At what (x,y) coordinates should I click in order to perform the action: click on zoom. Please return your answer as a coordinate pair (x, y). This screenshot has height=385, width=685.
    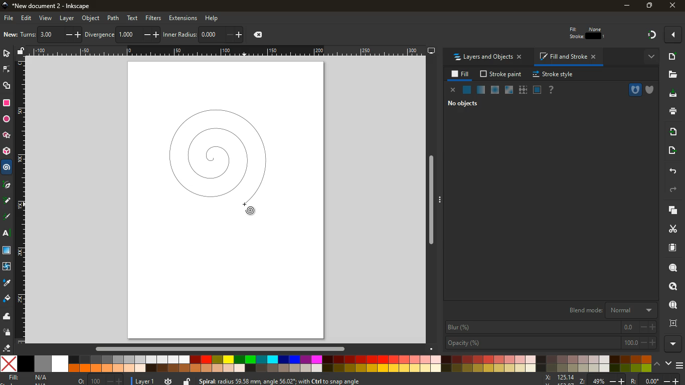
    Looking at the image, I should click on (615, 379).